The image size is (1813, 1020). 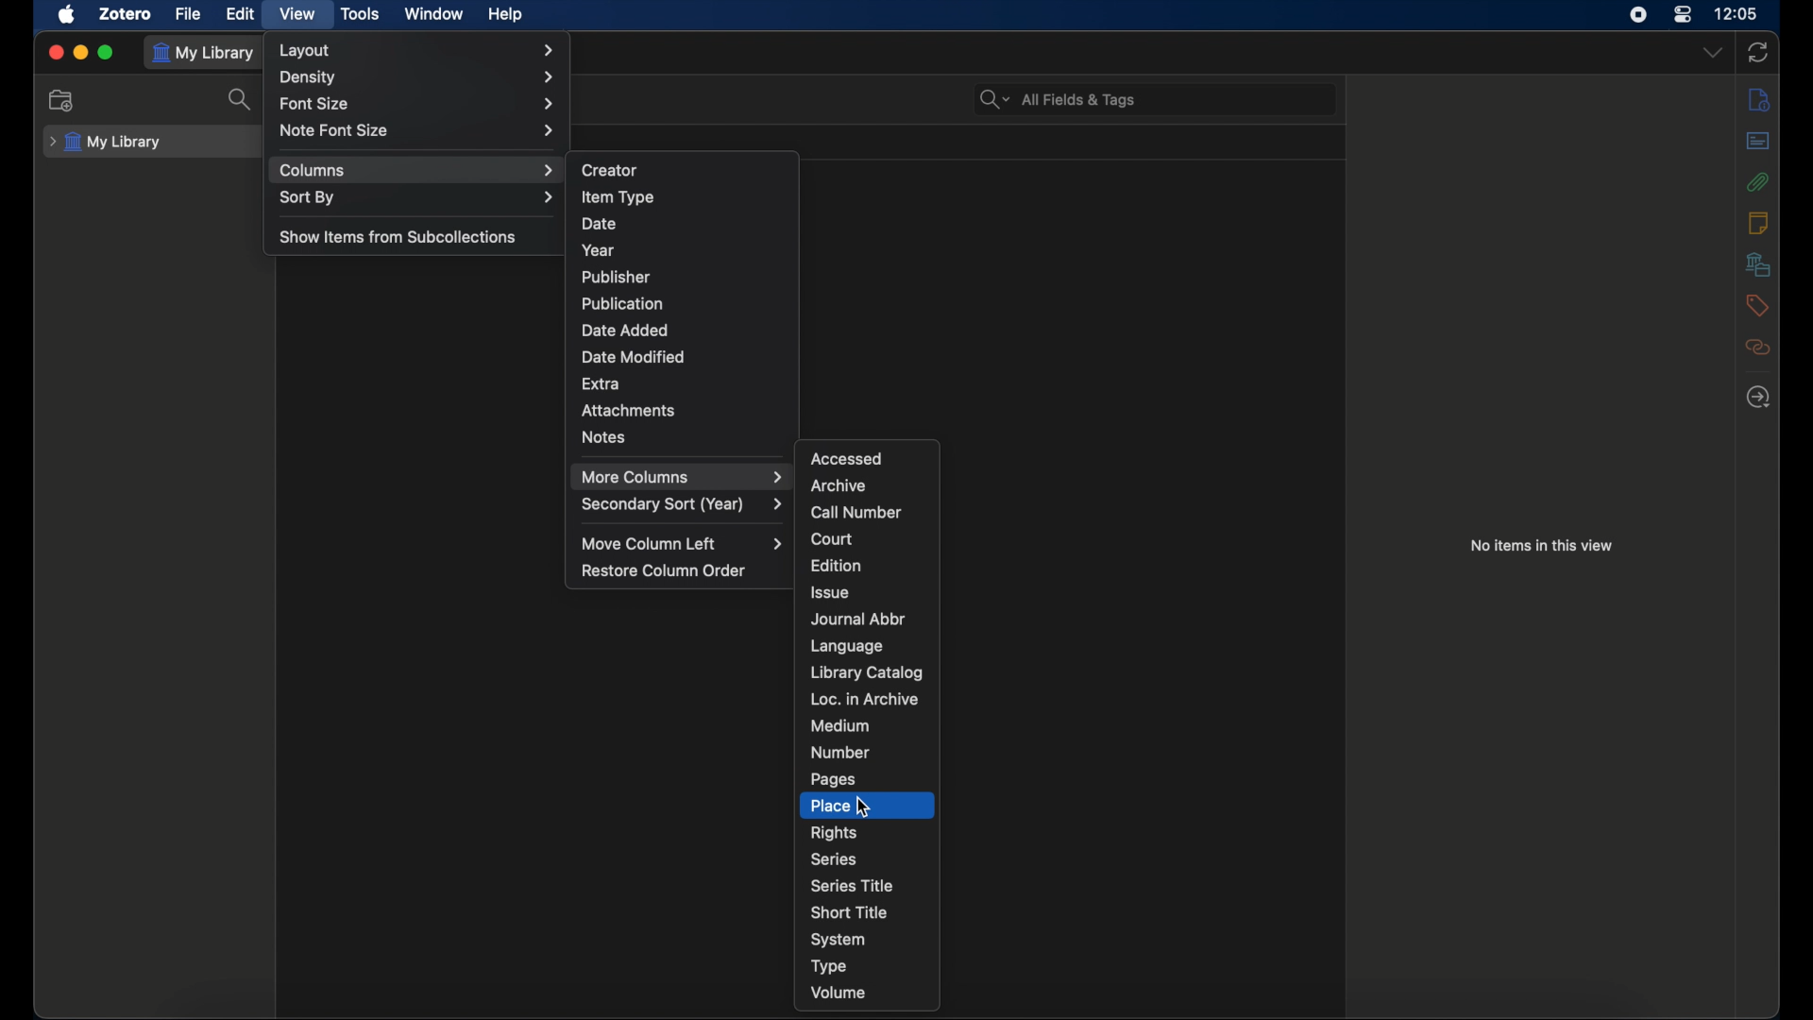 I want to click on sort by, so click(x=417, y=196).